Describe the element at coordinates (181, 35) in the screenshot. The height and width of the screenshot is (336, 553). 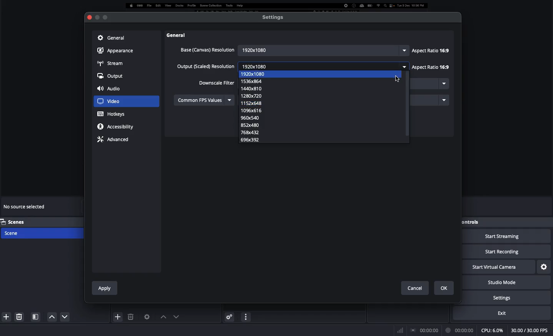
I see `` at that location.